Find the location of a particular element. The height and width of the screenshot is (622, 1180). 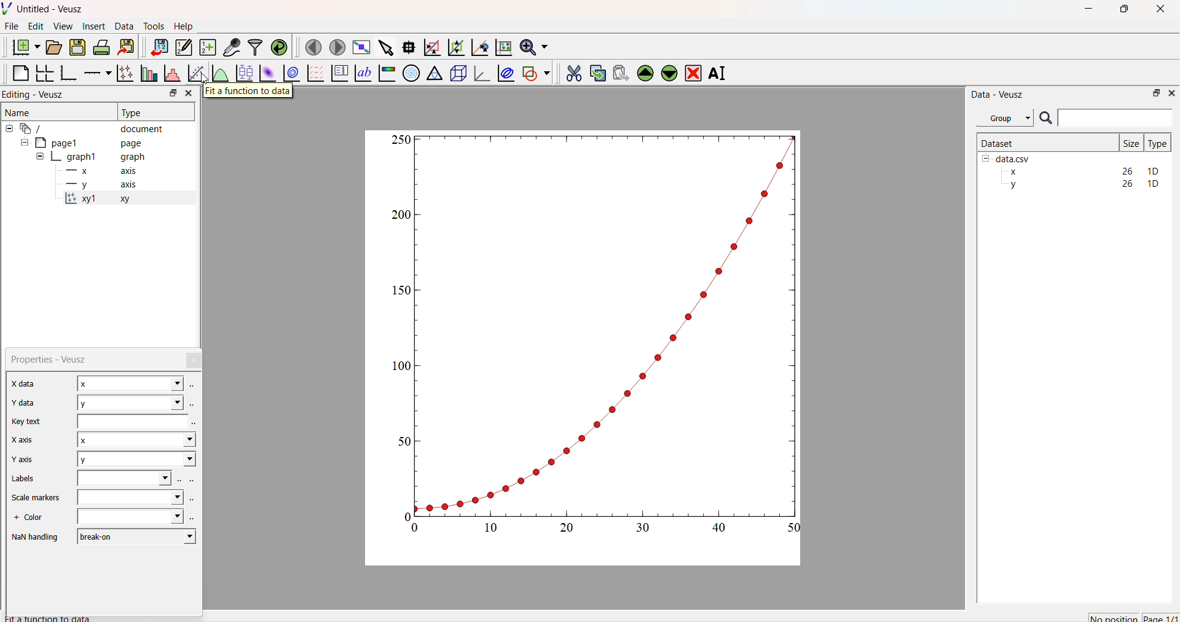

Insert is located at coordinates (96, 26).